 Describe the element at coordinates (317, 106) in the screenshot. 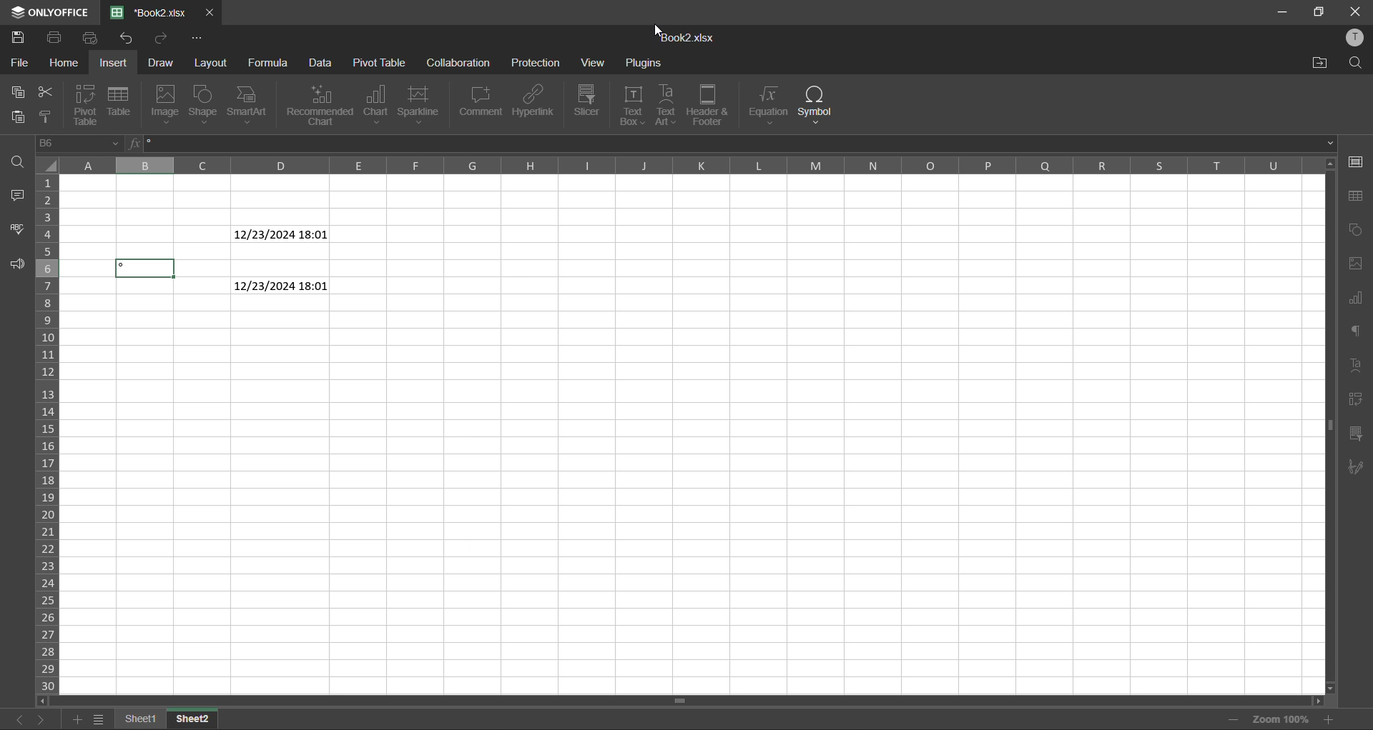

I see `recommended chart` at that location.